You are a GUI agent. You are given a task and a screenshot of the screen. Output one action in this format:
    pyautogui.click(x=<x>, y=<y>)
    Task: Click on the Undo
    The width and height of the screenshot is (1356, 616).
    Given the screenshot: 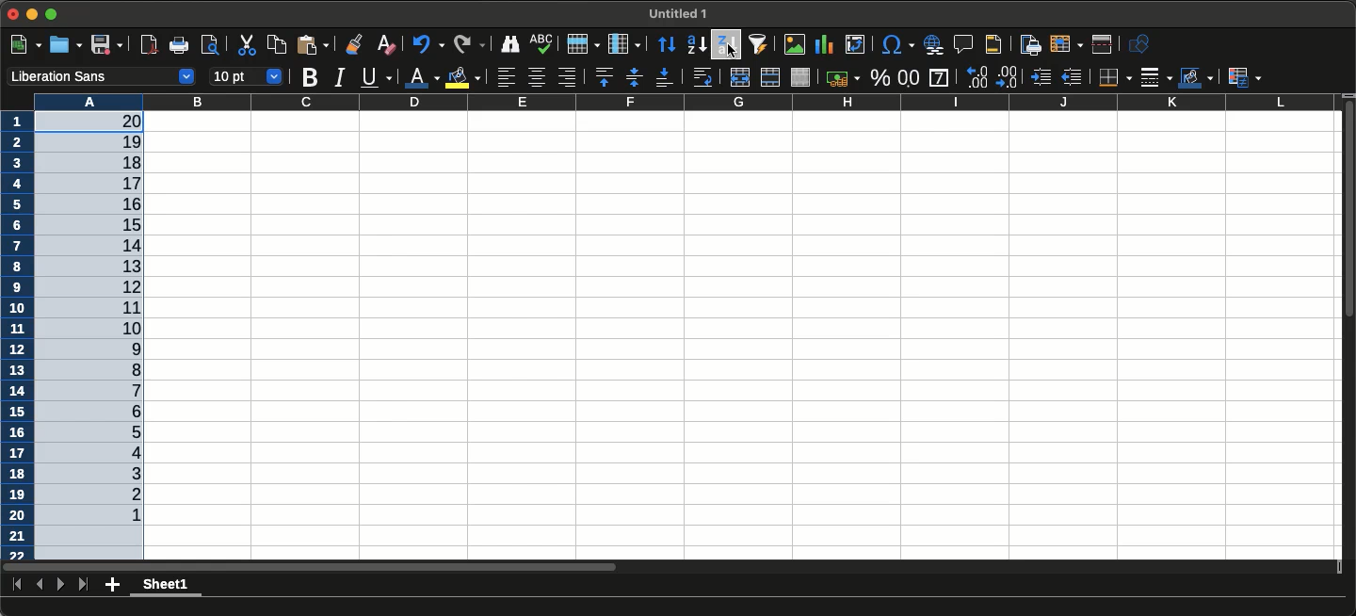 What is the action you would take?
    pyautogui.click(x=428, y=43)
    